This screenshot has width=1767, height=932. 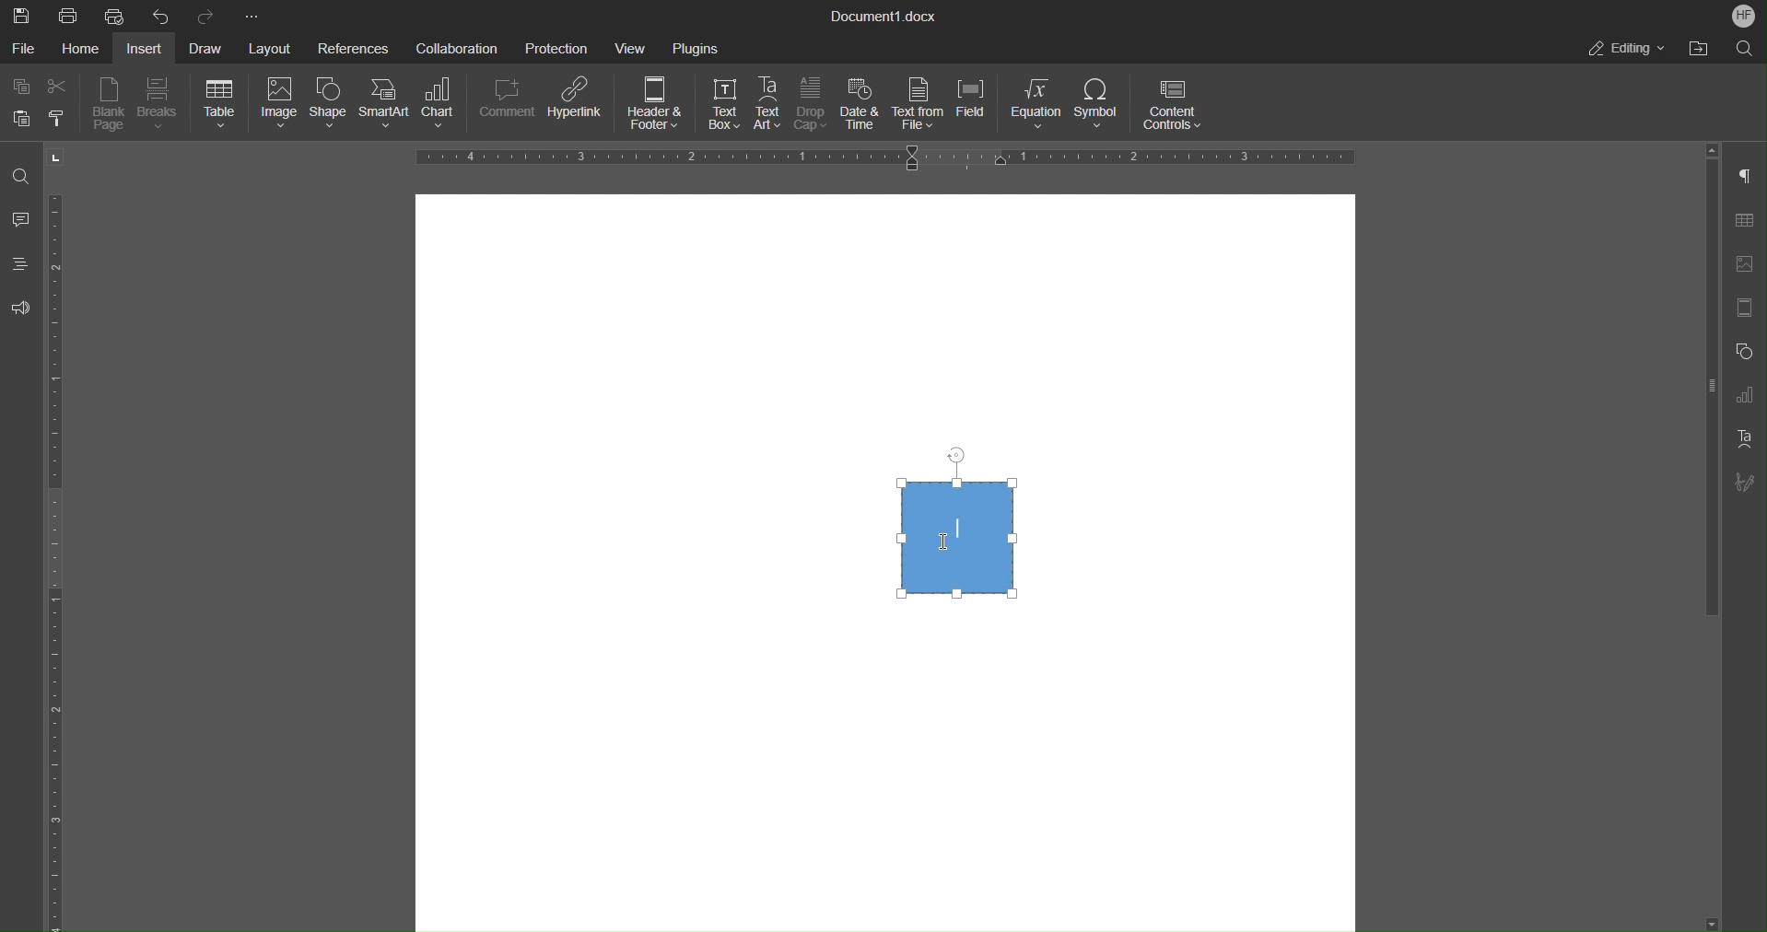 What do you see at coordinates (160, 106) in the screenshot?
I see `Breaks` at bounding box center [160, 106].